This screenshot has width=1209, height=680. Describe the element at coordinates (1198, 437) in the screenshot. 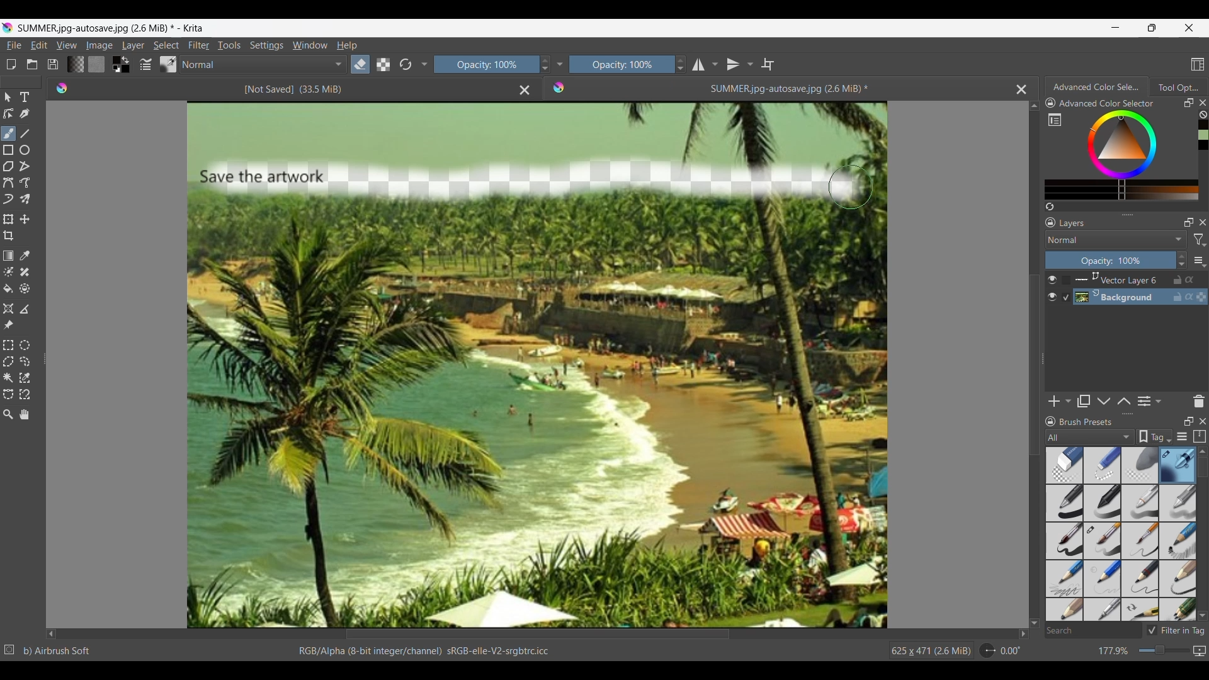

I see `Storage resources` at that location.